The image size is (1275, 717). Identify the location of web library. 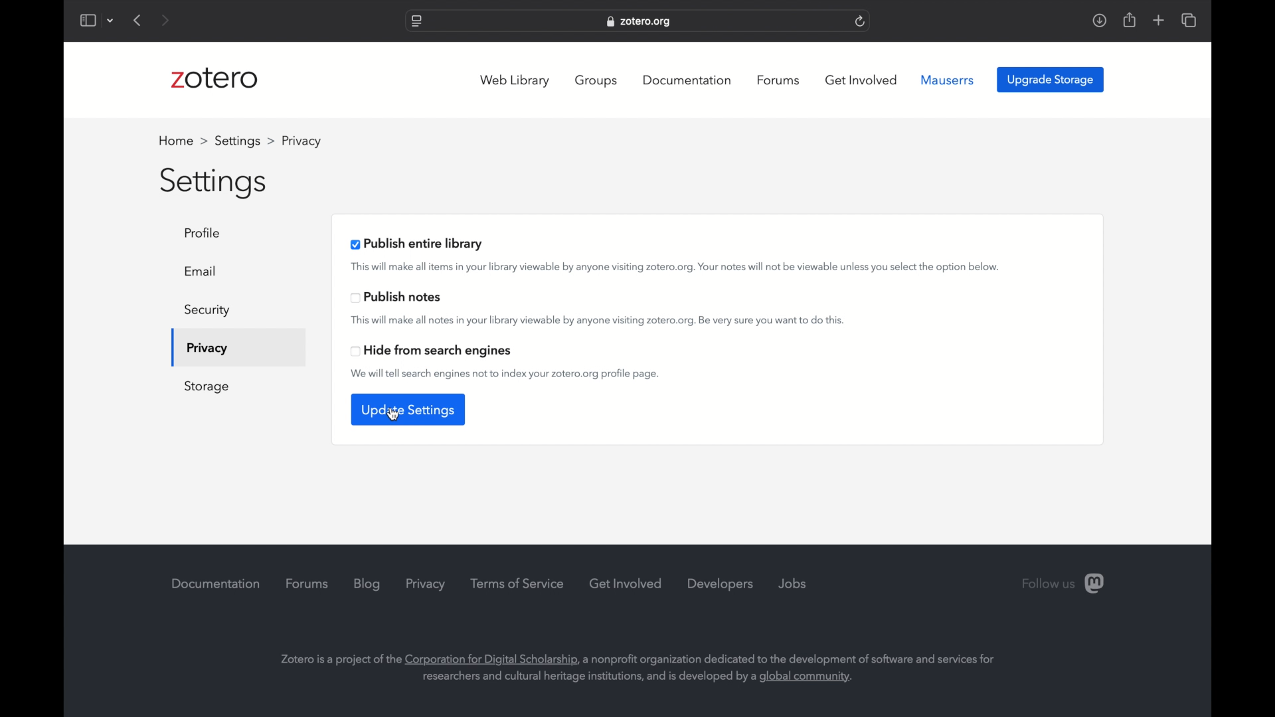
(515, 80).